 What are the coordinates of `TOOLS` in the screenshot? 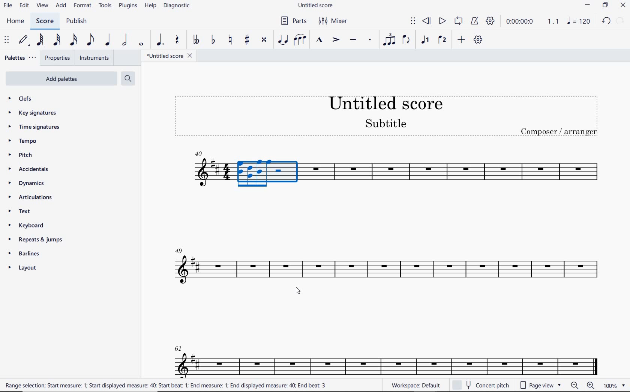 It's located at (106, 7).